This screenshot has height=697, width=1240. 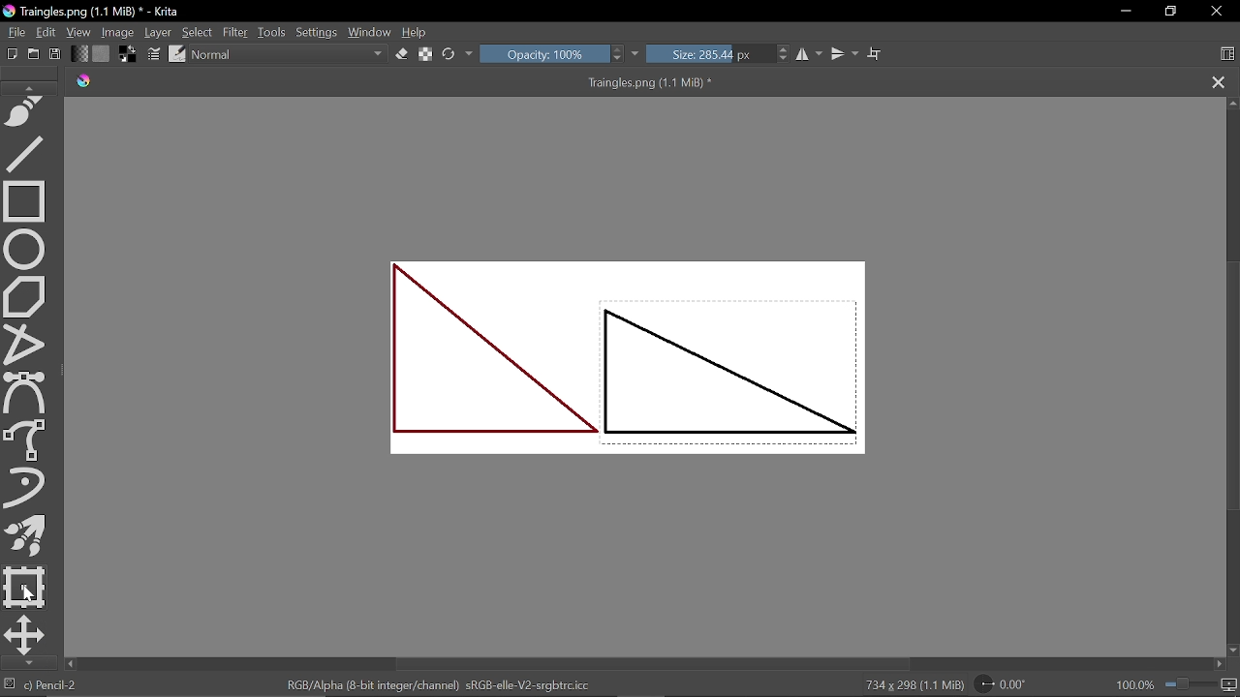 What do you see at coordinates (415, 33) in the screenshot?
I see `Help` at bounding box center [415, 33].